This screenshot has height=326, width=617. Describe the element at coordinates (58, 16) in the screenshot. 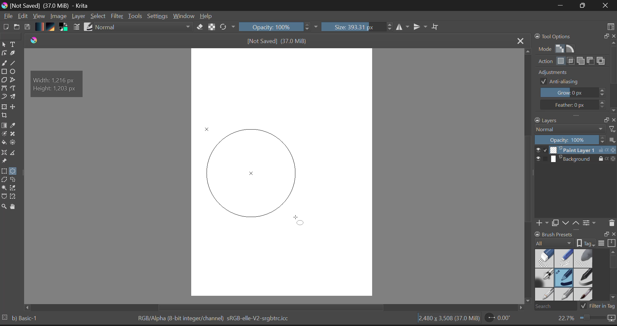

I see `Image` at that location.